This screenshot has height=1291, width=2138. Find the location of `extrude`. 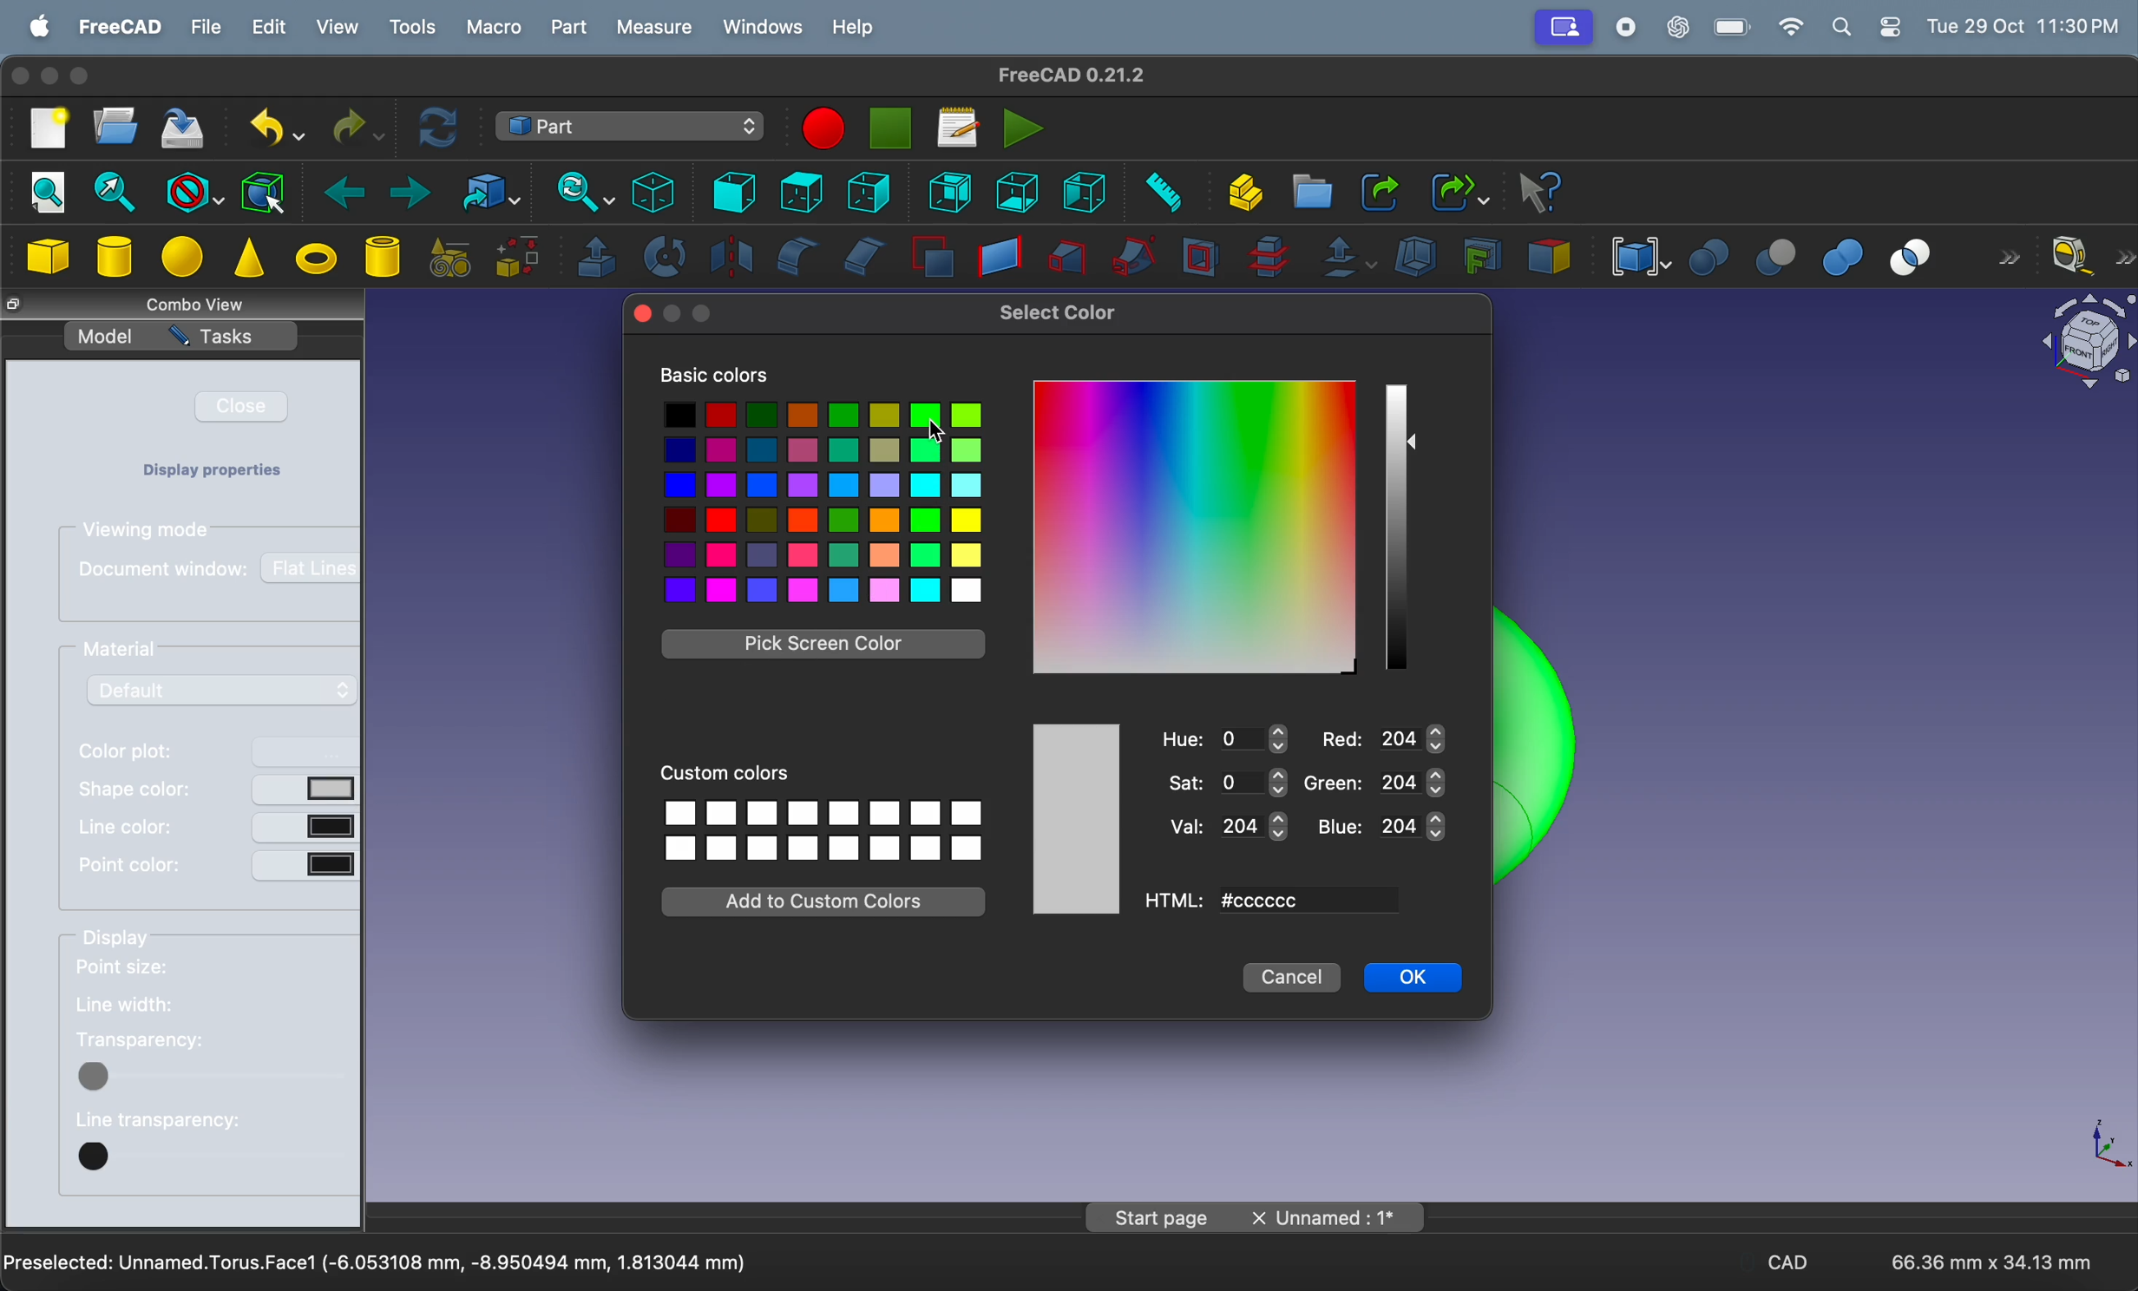

extrude is located at coordinates (595, 258).